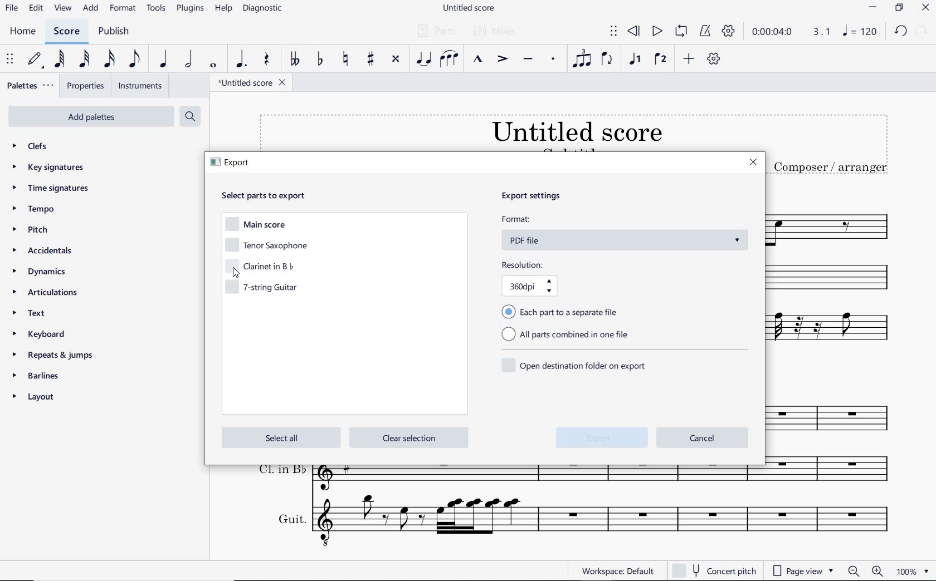 The width and height of the screenshot is (936, 581). I want to click on ADD, so click(91, 9).